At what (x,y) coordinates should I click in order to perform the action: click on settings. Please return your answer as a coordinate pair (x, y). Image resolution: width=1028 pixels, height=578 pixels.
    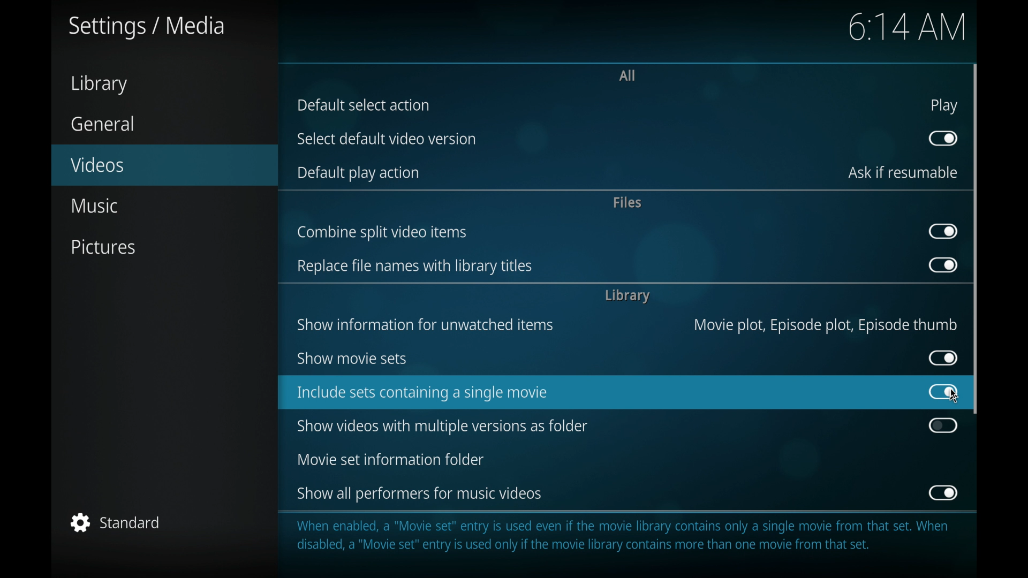
    Looking at the image, I should click on (147, 27).